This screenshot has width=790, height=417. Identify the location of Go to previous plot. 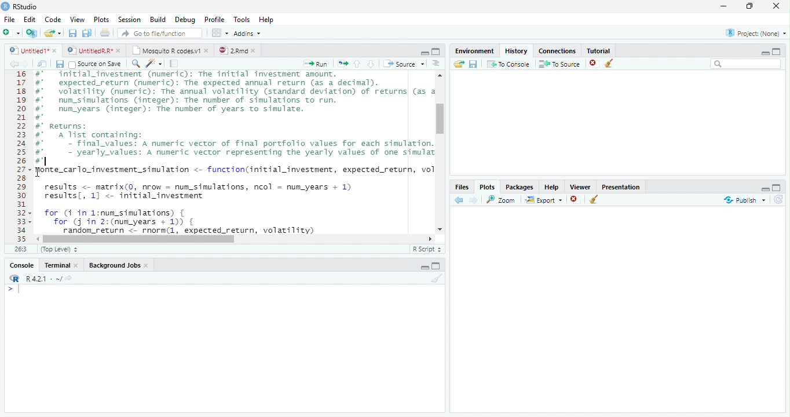
(459, 200).